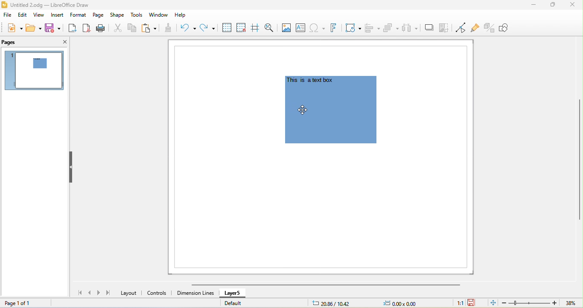  Describe the element at coordinates (234, 294) in the screenshot. I see `layer5` at that location.